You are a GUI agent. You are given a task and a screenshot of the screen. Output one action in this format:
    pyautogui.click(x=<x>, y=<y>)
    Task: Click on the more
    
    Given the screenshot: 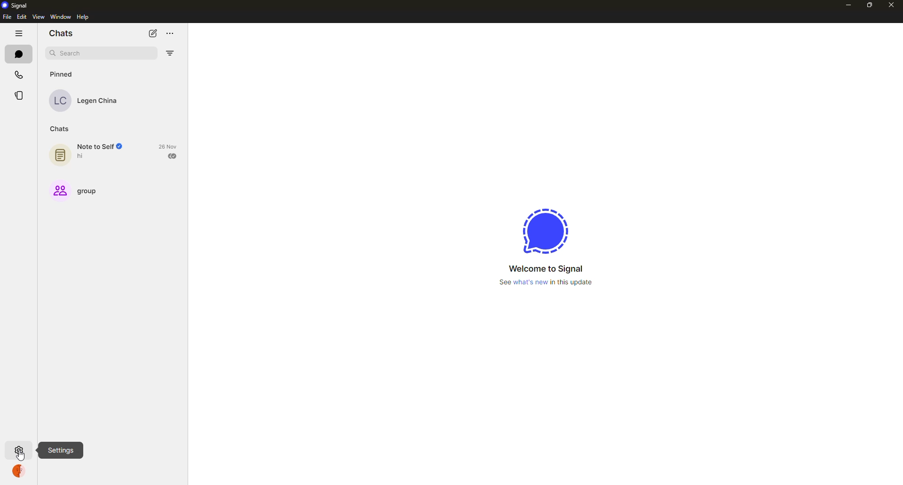 What is the action you would take?
    pyautogui.click(x=171, y=33)
    